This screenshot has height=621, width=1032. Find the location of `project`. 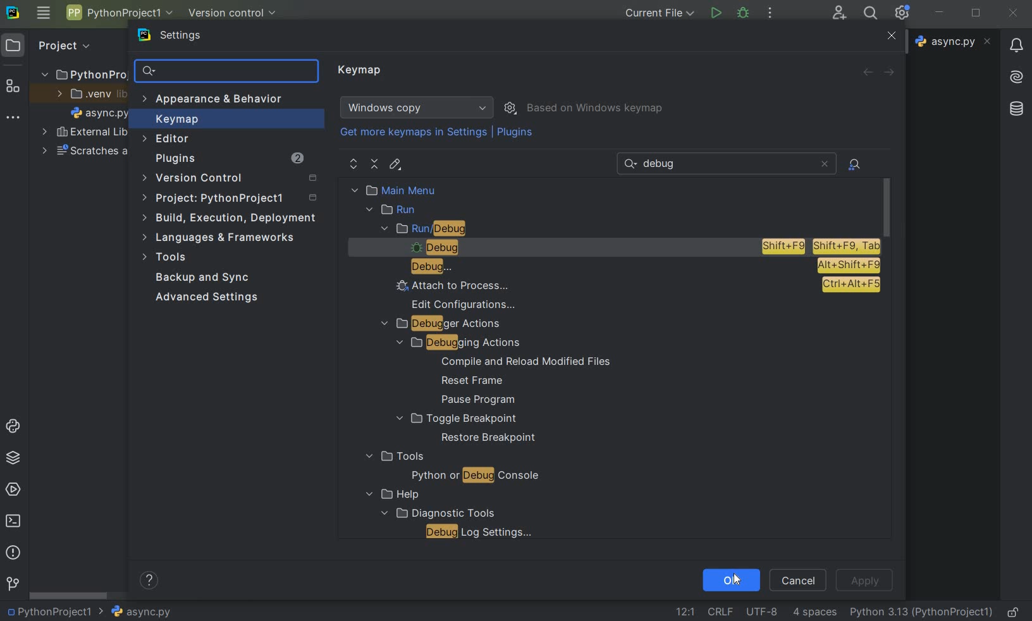

project is located at coordinates (231, 200).